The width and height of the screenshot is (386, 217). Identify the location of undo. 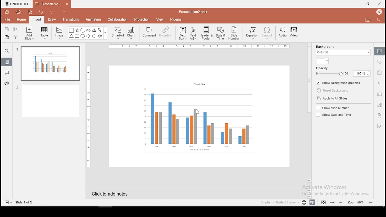
(40, 11).